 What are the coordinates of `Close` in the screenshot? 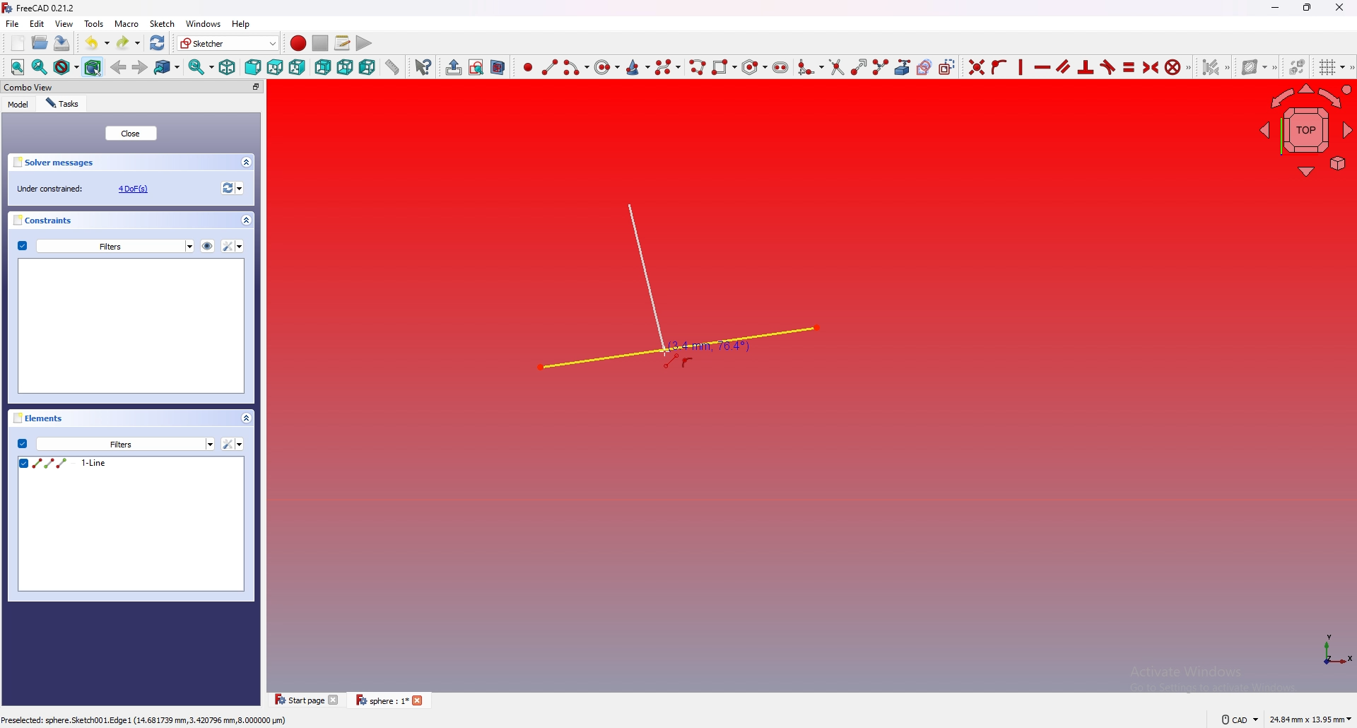 It's located at (132, 134).